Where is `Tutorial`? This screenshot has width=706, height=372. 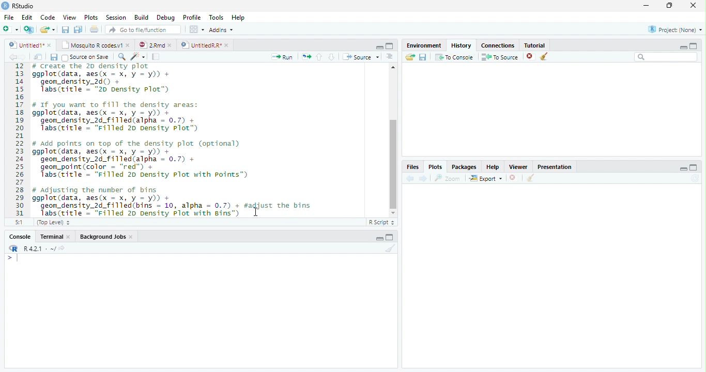
Tutorial is located at coordinates (535, 45).